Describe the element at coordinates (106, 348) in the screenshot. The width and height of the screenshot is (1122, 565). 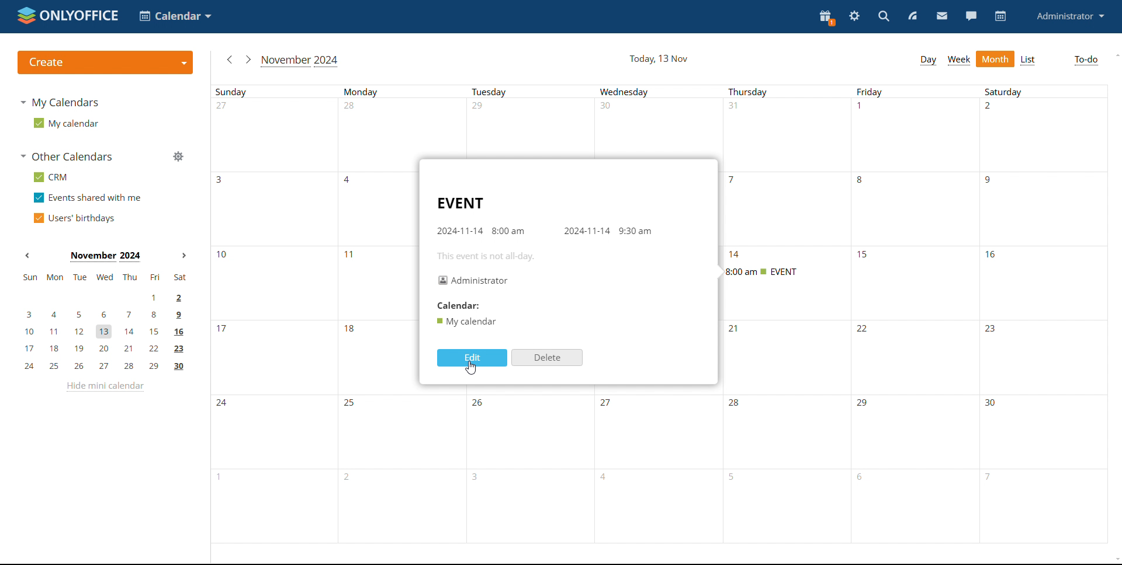
I see `17, 18, 19, 20, 21, 22, 23` at that location.